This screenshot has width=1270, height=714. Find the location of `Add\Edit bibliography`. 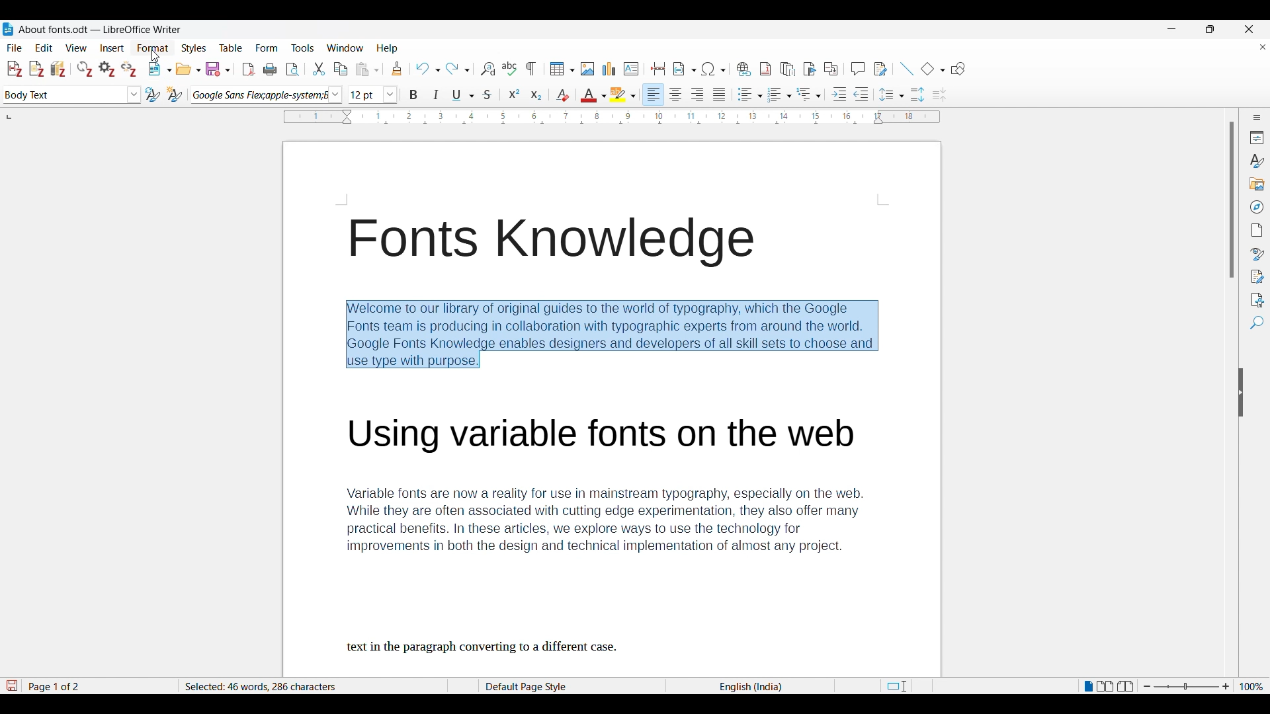

Add\Edit bibliography is located at coordinates (58, 69).